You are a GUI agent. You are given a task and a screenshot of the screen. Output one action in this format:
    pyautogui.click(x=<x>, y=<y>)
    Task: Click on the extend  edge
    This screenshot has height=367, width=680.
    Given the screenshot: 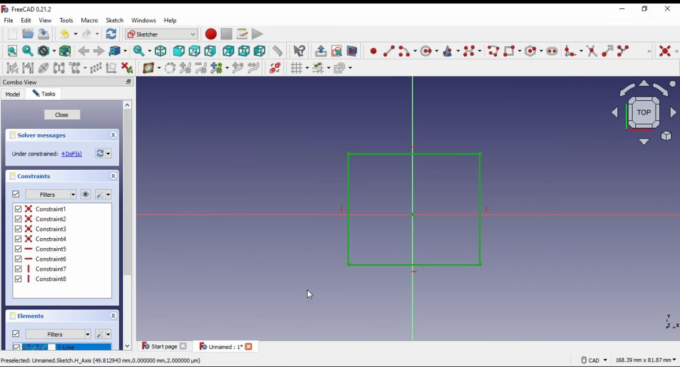 What is the action you would take?
    pyautogui.click(x=607, y=50)
    